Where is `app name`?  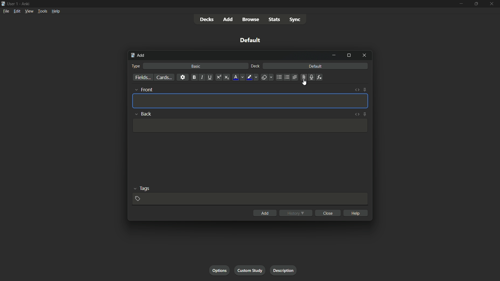
app name is located at coordinates (26, 3).